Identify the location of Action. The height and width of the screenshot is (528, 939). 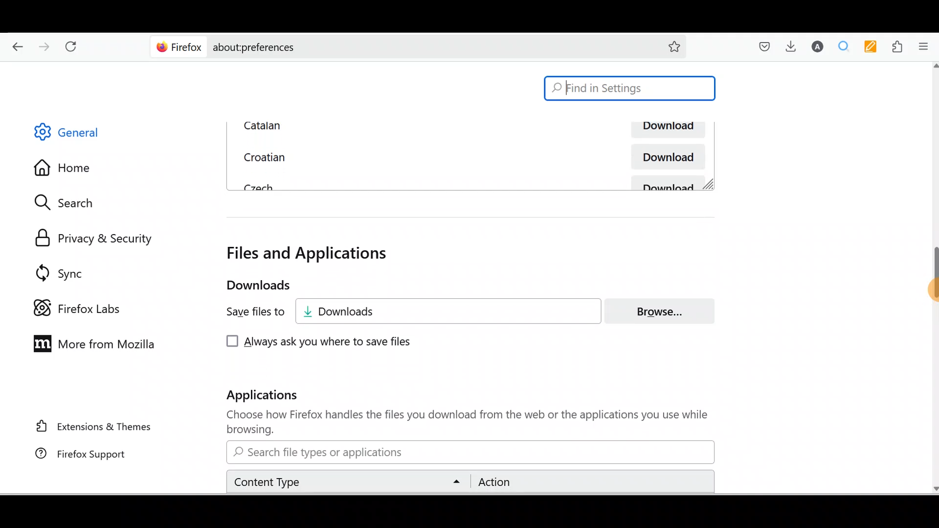
(589, 482).